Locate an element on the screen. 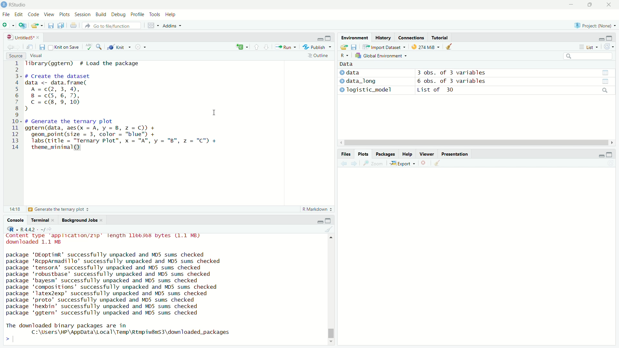 Image resolution: width=619 pixels, height=348 pixels. maximise is located at coordinates (589, 5).